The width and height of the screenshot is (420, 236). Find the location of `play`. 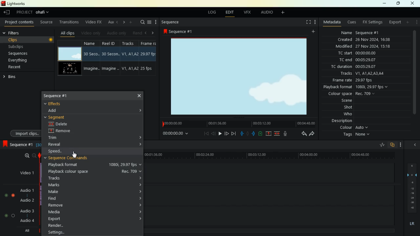

play is located at coordinates (220, 133).